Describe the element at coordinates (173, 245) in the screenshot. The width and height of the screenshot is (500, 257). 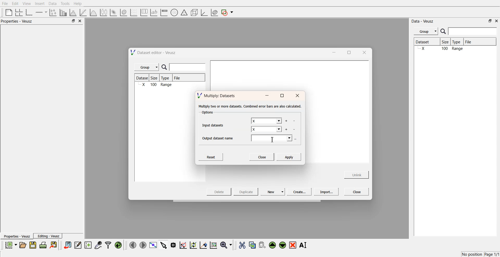
I see `read data points` at that location.